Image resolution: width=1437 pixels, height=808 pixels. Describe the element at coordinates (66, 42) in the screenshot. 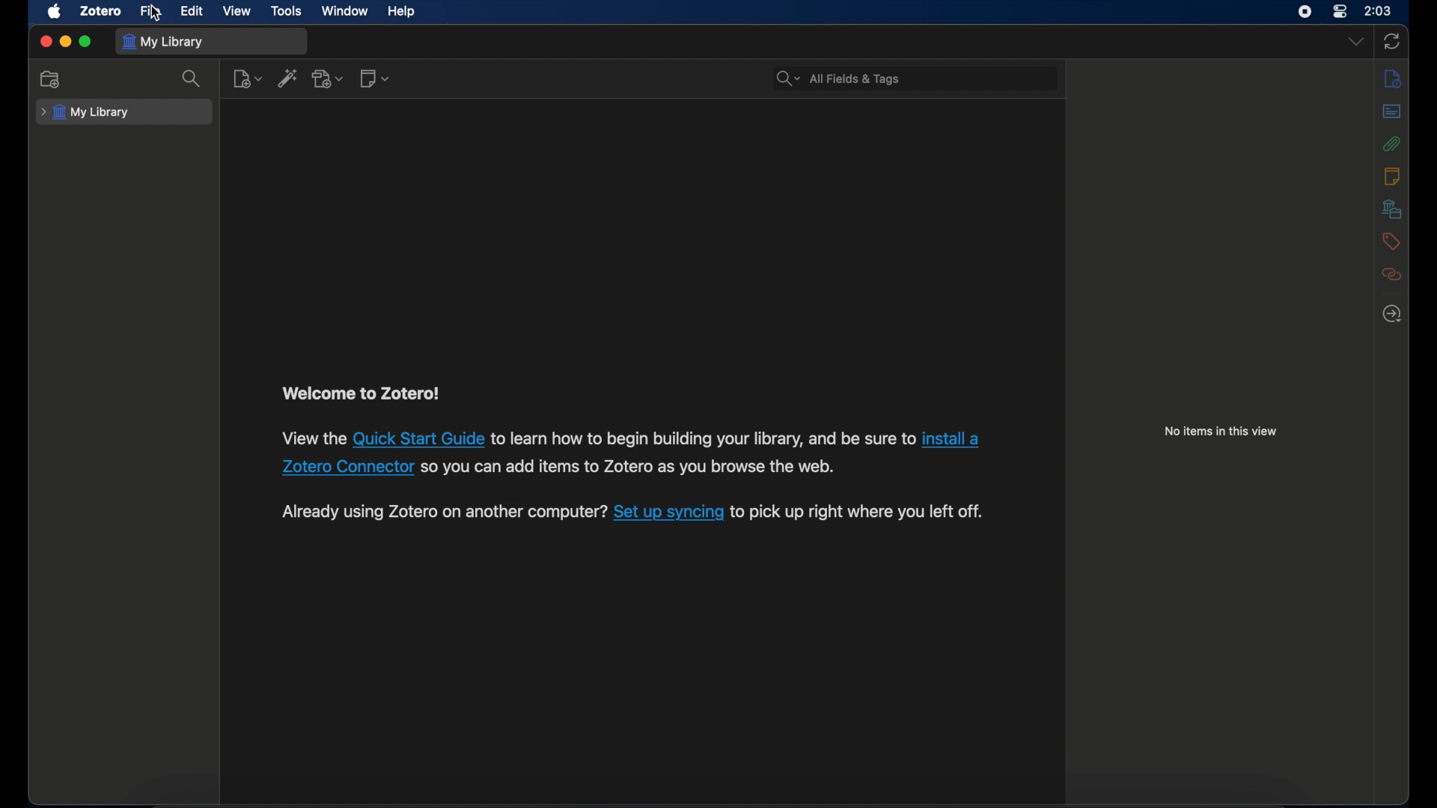

I see `minimize` at that location.